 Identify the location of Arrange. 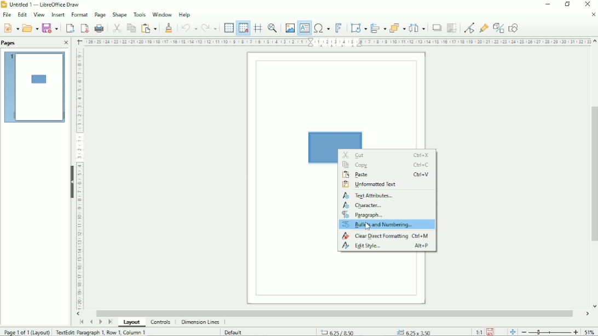
(397, 27).